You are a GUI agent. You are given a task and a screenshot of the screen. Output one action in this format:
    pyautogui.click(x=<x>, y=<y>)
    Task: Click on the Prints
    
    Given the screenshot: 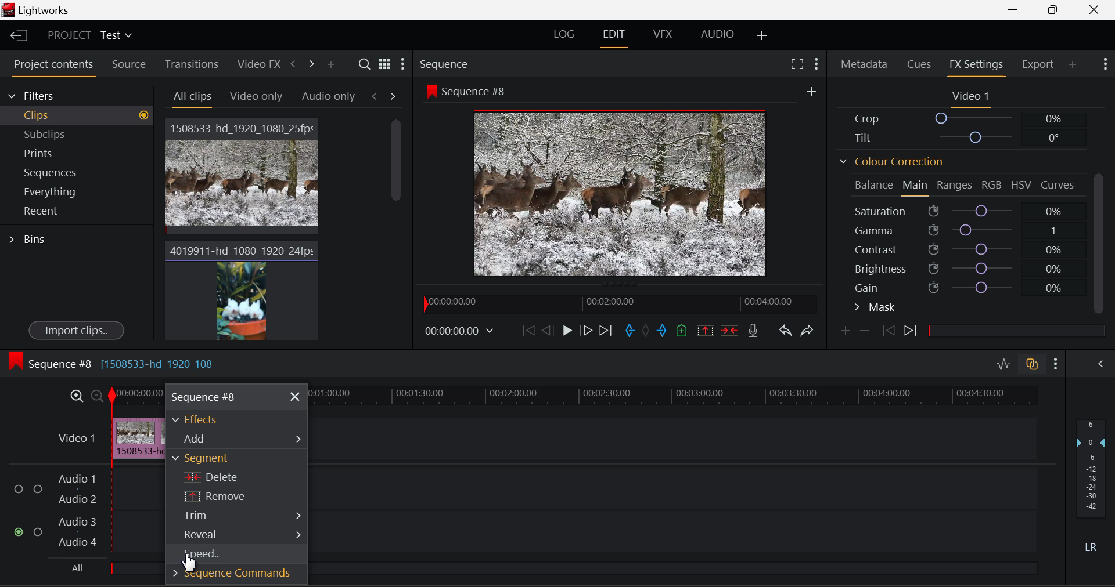 What is the action you would take?
    pyautogui.click(x=83, y=155)
    